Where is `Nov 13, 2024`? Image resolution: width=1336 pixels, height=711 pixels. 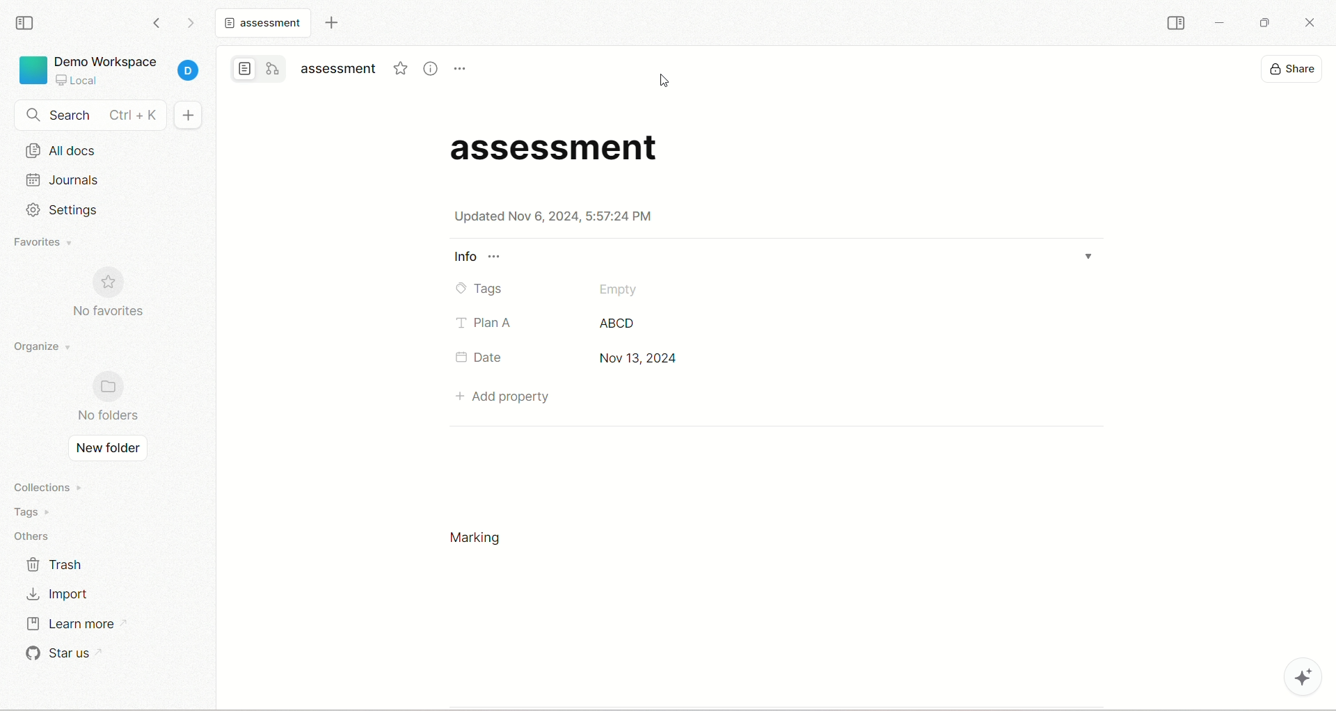
Nov 13, 2024 is located at coordinates (635, 358).